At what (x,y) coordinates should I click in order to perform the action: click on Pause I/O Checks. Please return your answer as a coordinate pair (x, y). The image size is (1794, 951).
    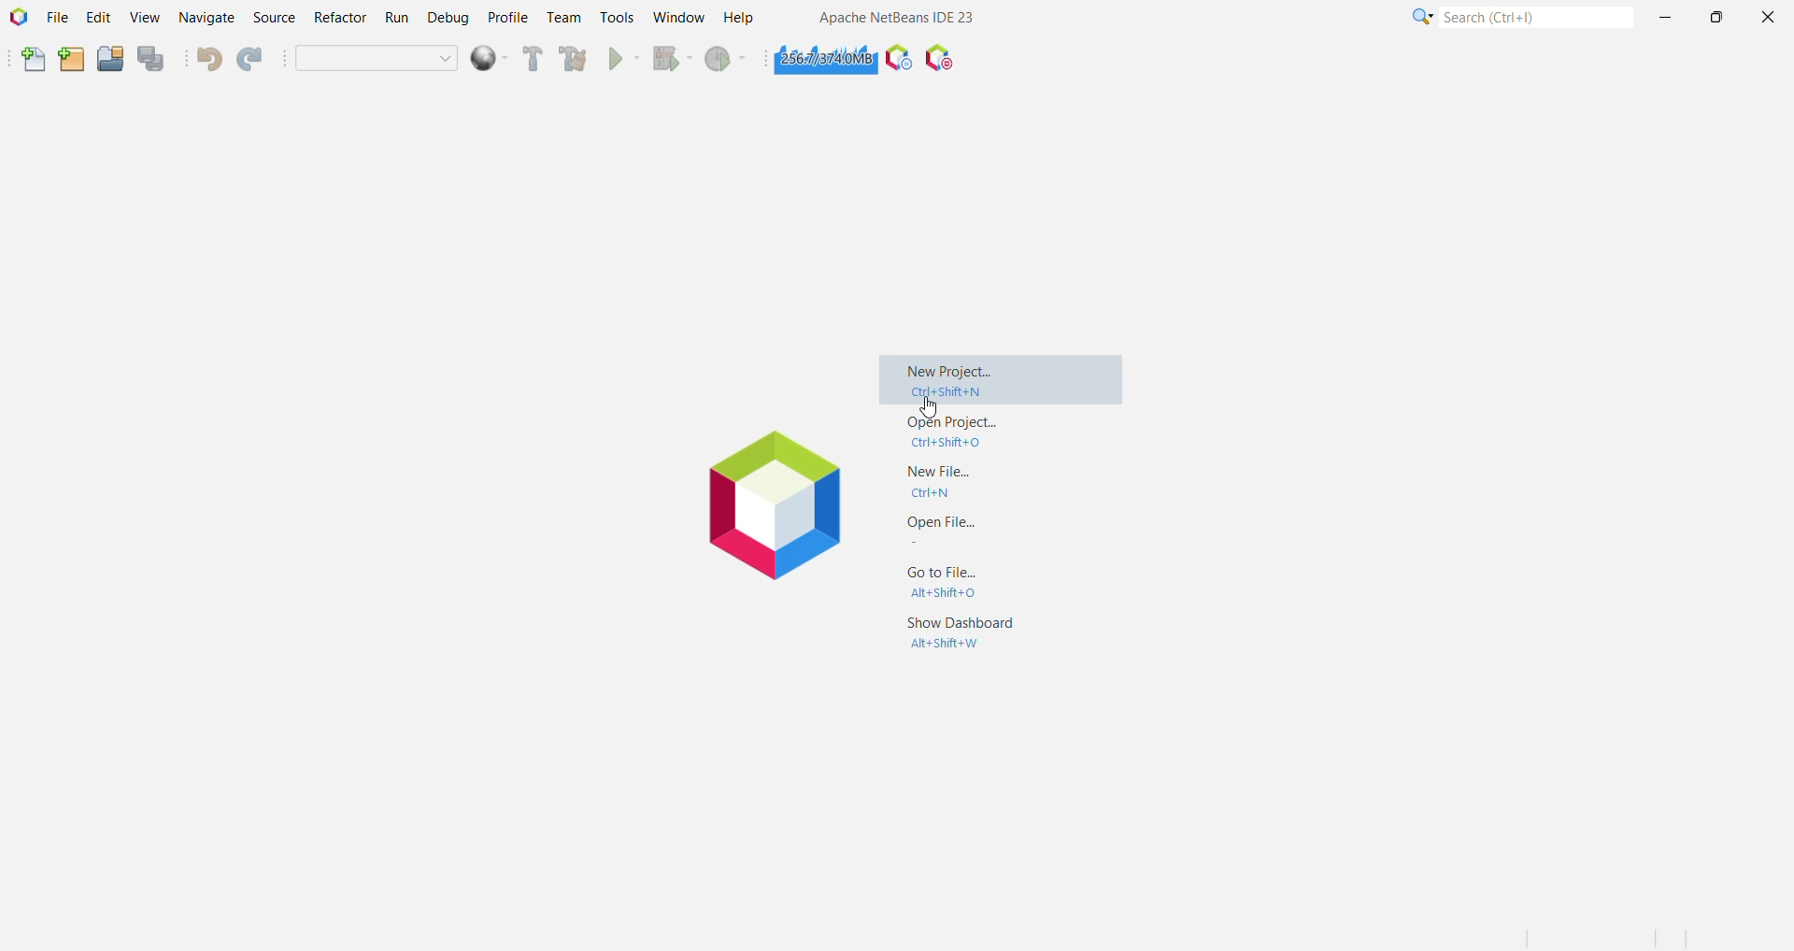
    Looking at the image, I should click on (941, 61).